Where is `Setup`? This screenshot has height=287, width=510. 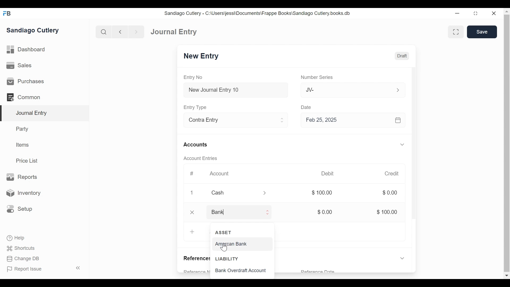
Setup is located at coordinates (20, 208).